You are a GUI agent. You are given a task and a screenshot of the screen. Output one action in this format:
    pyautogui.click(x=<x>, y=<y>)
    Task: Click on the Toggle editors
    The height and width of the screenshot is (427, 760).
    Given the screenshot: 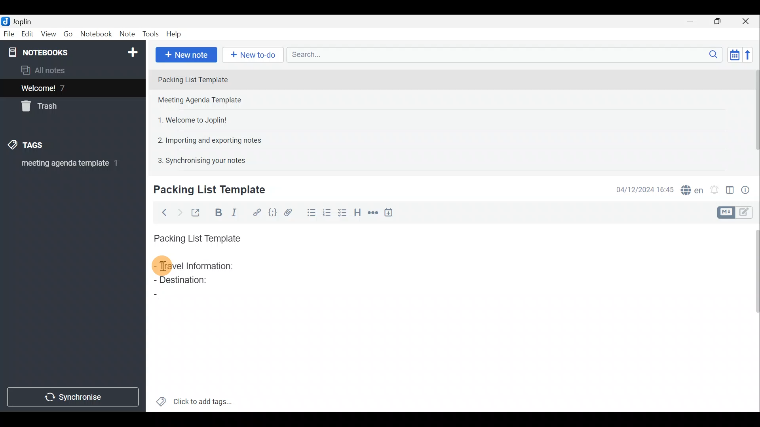 What is the action you would take?
    pyautogui.click(x=727, y=212)
    